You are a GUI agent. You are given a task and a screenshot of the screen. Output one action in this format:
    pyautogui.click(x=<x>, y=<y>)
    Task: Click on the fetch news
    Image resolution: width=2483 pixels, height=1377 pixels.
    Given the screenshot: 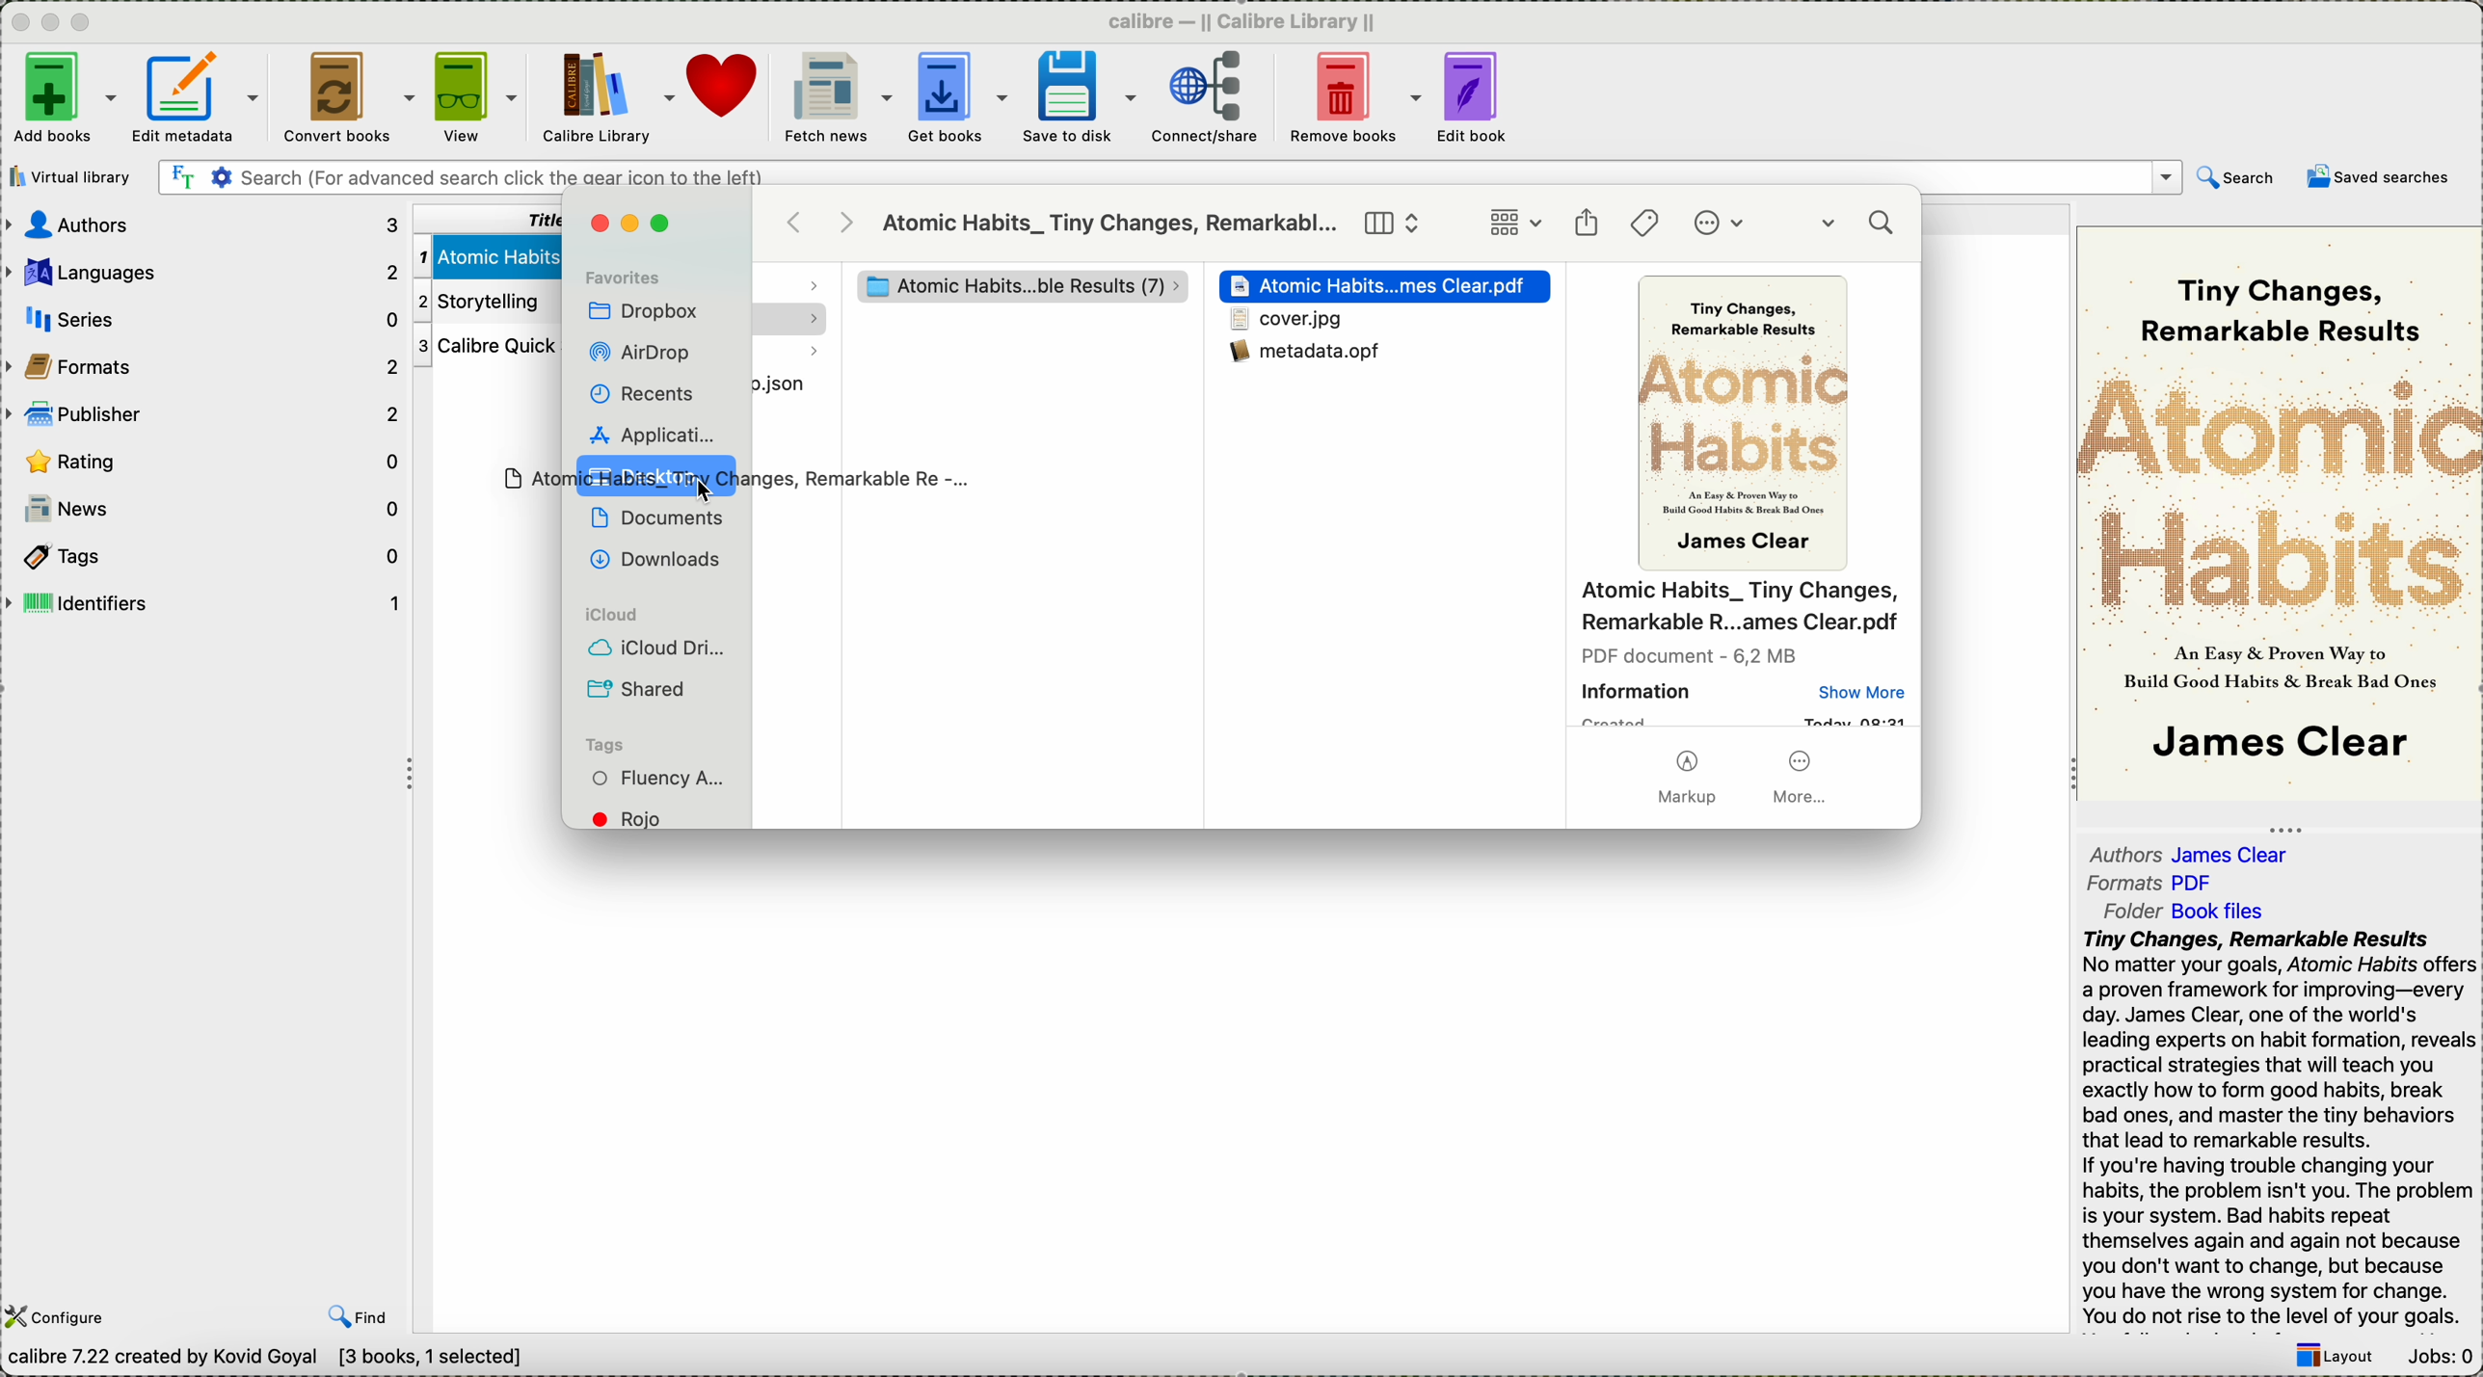 What is the action you would take?
    pyautogui.click(x=835, y=98)
    